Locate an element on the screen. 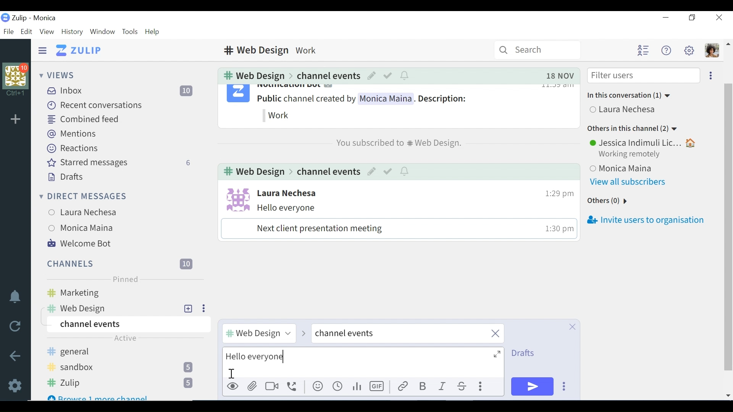 This screenshot has height=412, width=733. Recent conversations is located at coordinates (95, 105).